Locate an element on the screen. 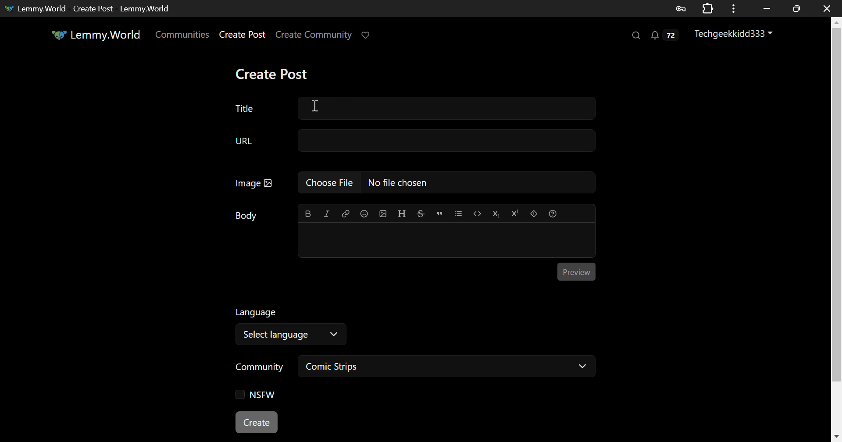 The image size is (842, 442). Create is located at coordinates (257, 423).